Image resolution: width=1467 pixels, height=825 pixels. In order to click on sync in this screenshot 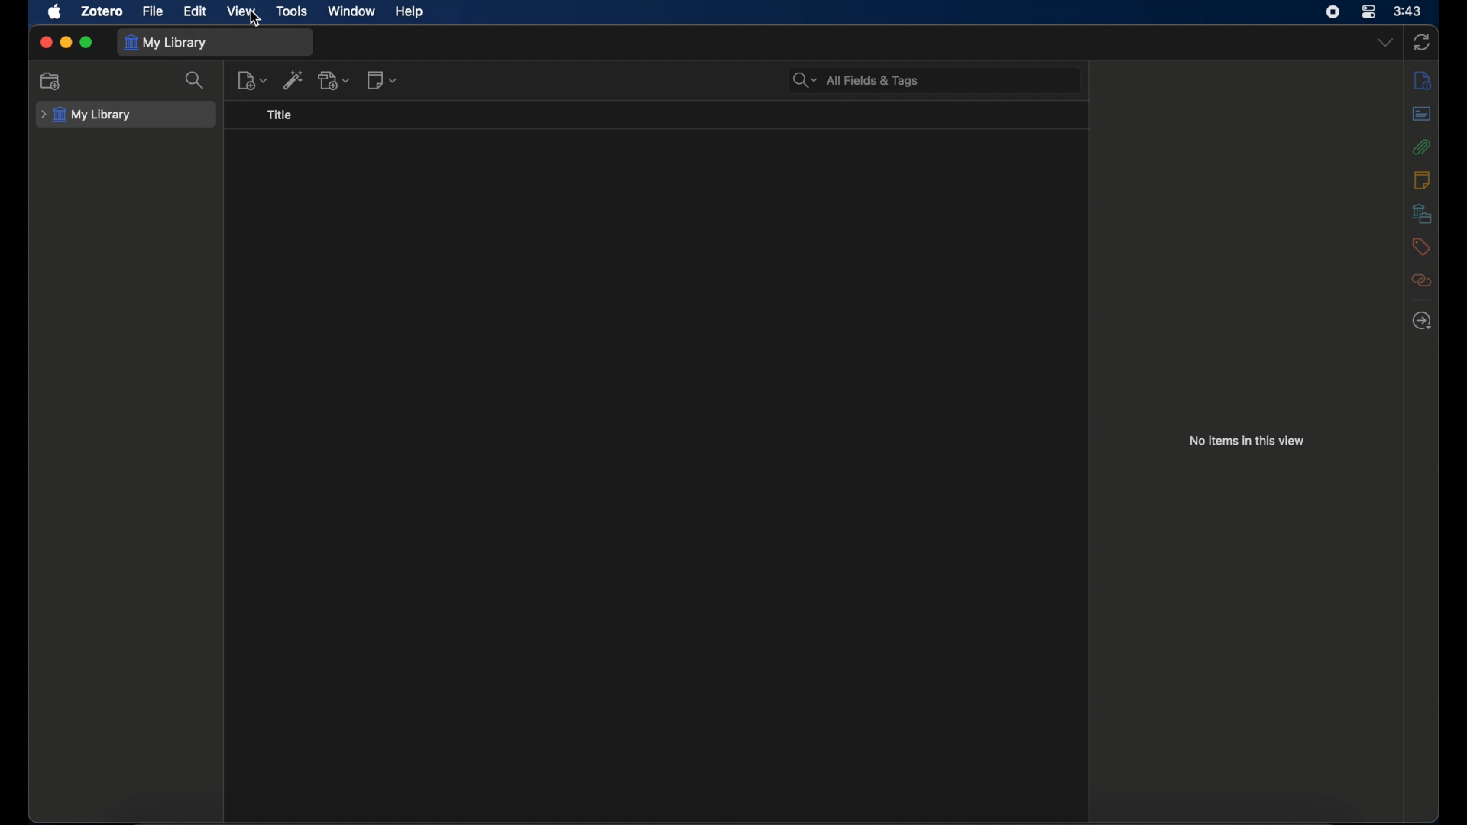, I will do `click(1422, 42)`.